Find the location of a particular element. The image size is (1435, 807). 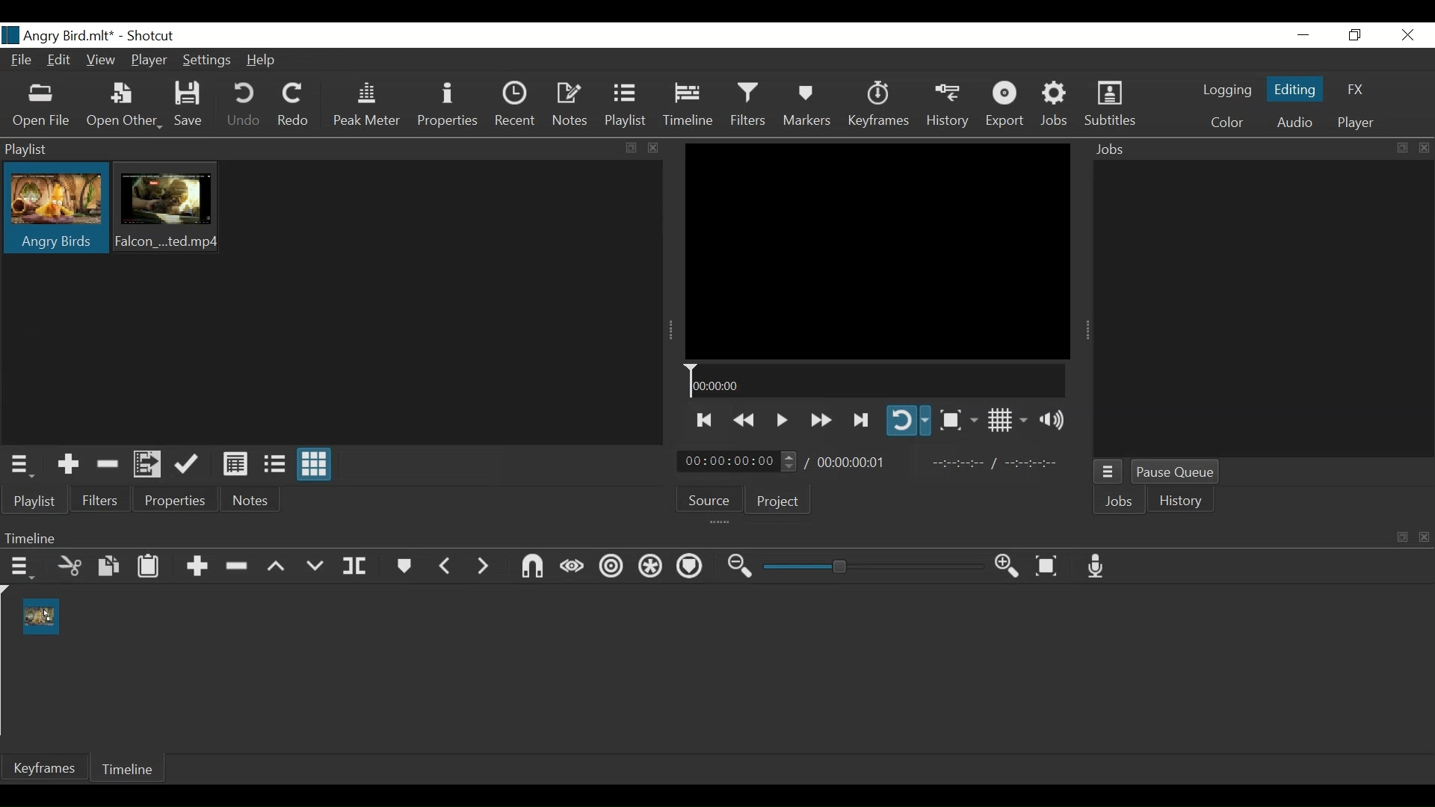

Ripple all tracks is located at coordinates (649, 567).